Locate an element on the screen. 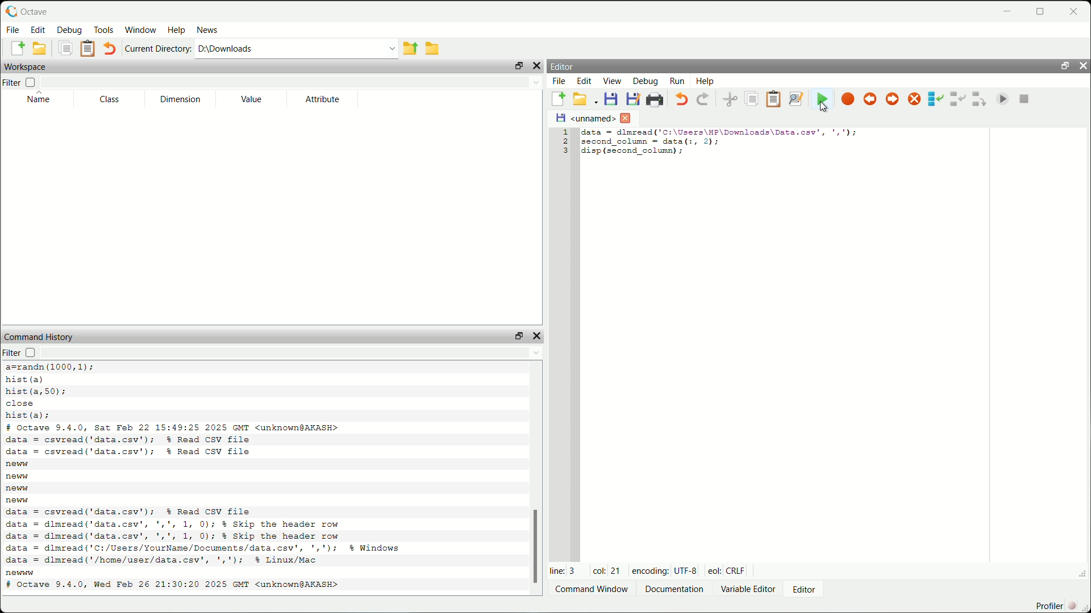 This screenshot has height=613, width=1091. help is located at coordinates (177, 30).